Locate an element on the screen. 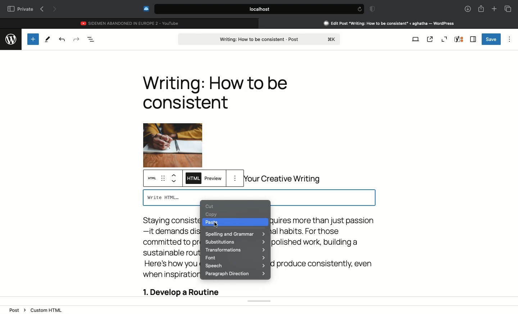 This screenshot has width=518, height=314. Substitutions is located at coordinates (235, 242).